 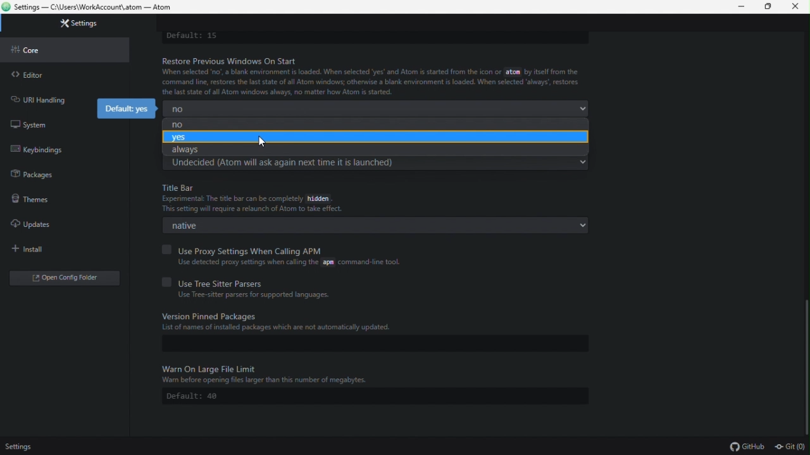 I want to click on Use Tree-sitter parsers for supported languages., so click(x=249, y=296).